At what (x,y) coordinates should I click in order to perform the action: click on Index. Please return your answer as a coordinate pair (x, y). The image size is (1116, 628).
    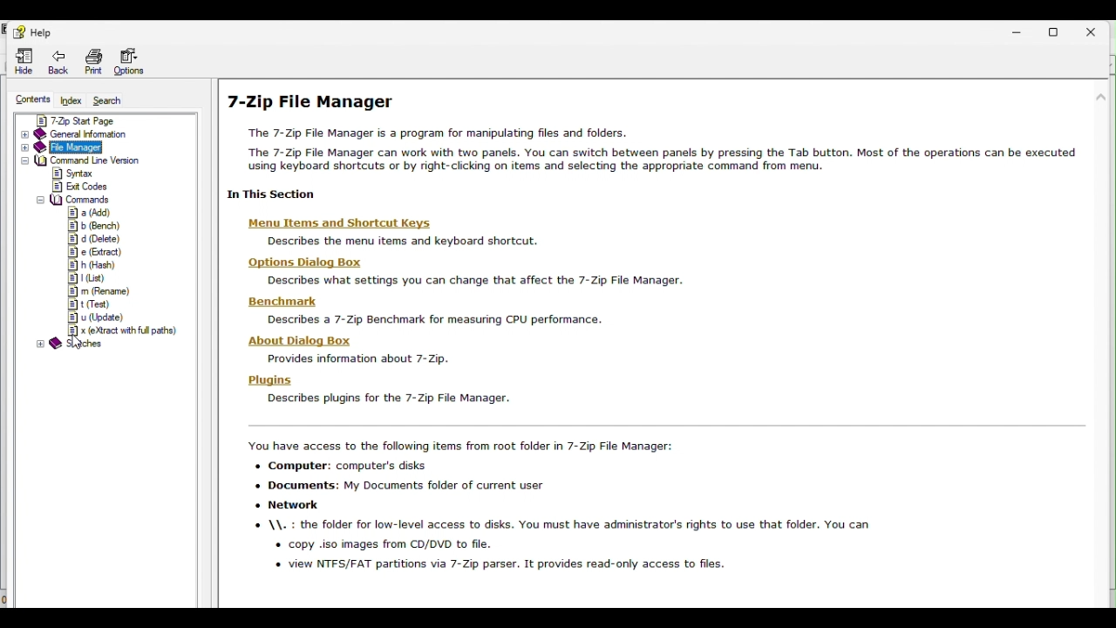
    Looking at the image, I should click on (71, 101).